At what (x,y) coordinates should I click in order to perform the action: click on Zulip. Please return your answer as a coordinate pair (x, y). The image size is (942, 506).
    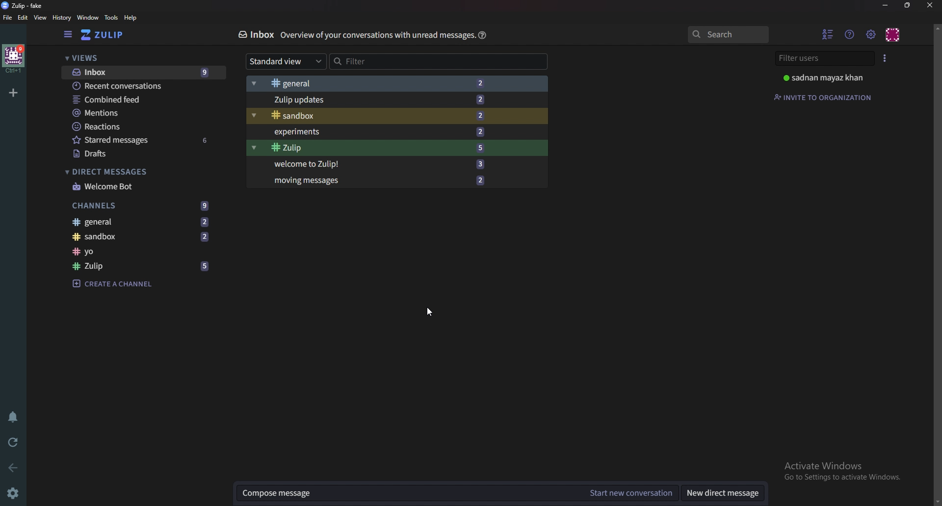
    Looking at the image, I should click on (393, 148).